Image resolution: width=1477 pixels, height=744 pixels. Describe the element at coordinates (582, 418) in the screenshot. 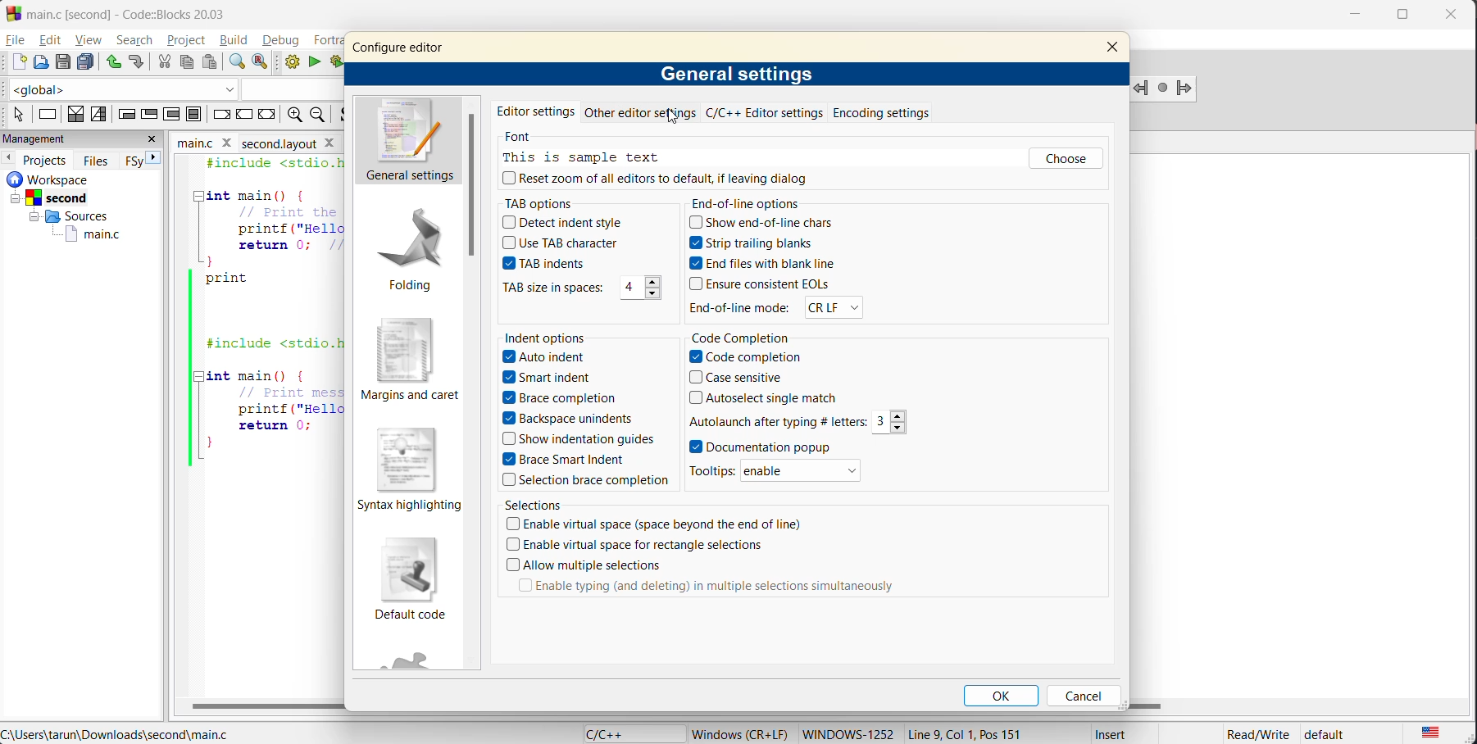

I see `Backspace unindent` at that location.